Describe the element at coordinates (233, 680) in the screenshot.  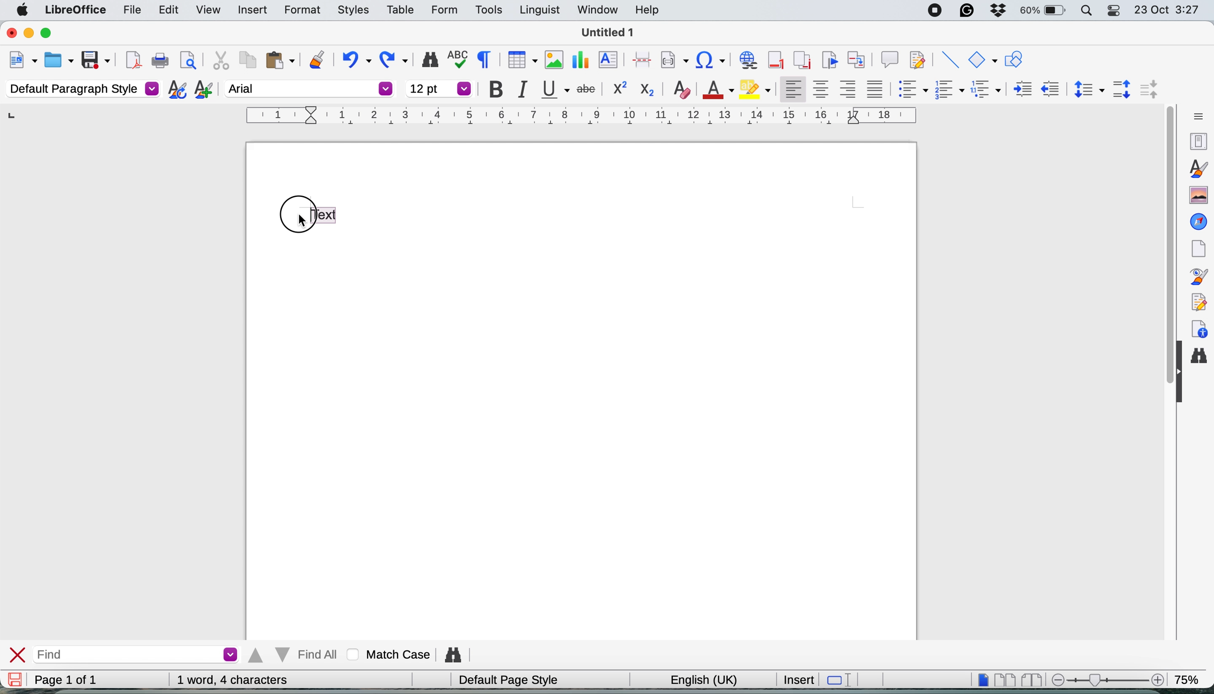
I see `word and character count` at that location.